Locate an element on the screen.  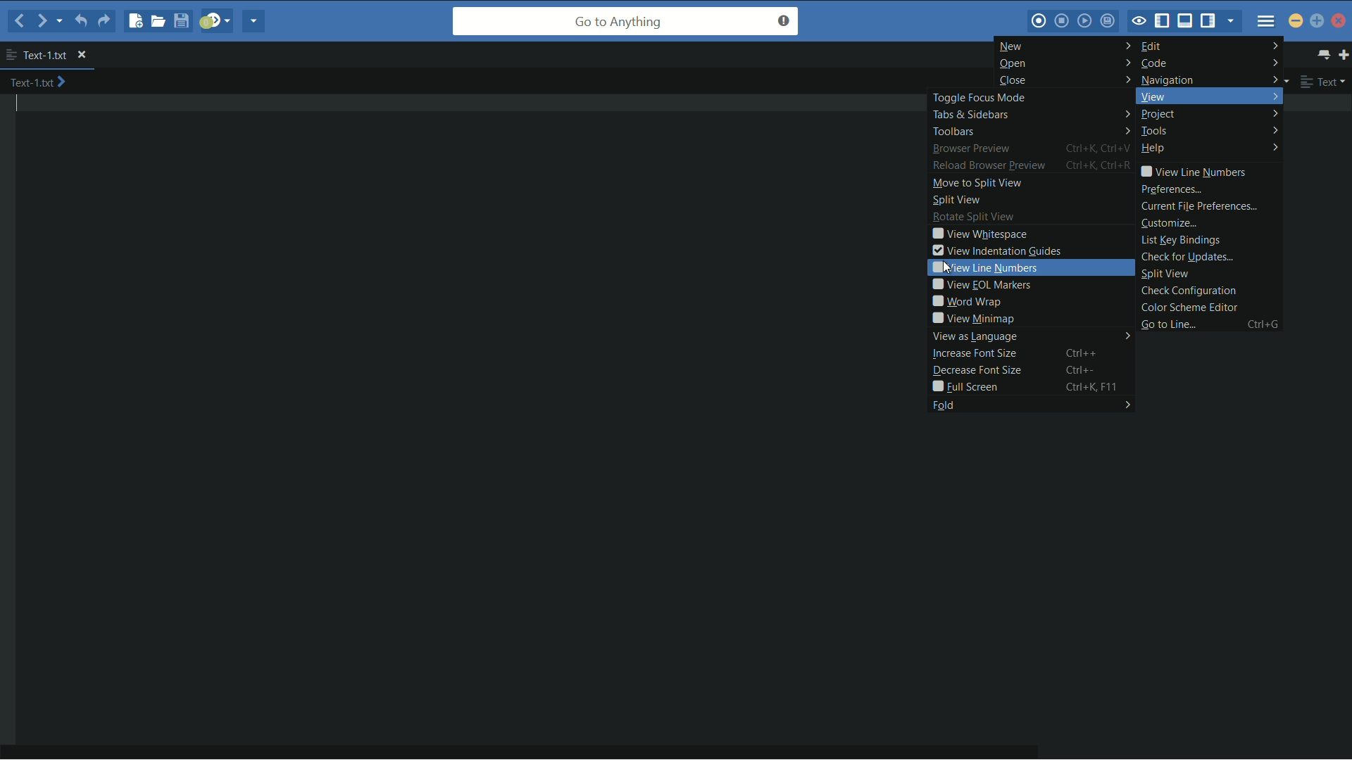
reload browse preview is located at coordinates (987, 166).